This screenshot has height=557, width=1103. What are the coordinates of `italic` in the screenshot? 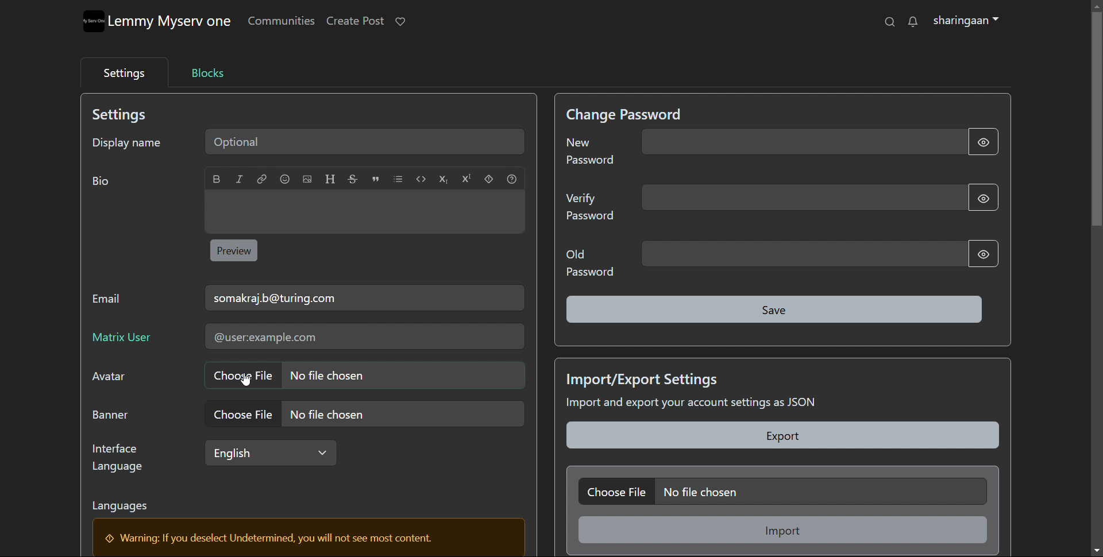 It's located at (238, 179).